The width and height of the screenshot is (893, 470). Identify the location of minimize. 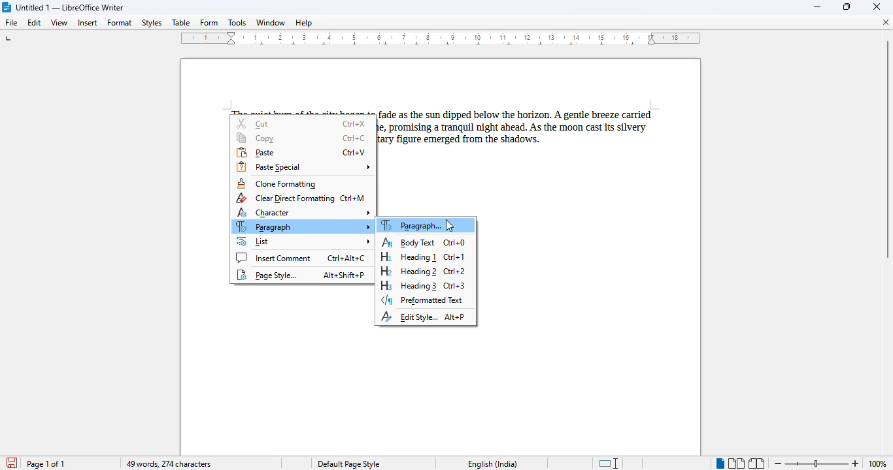
(818, 8).